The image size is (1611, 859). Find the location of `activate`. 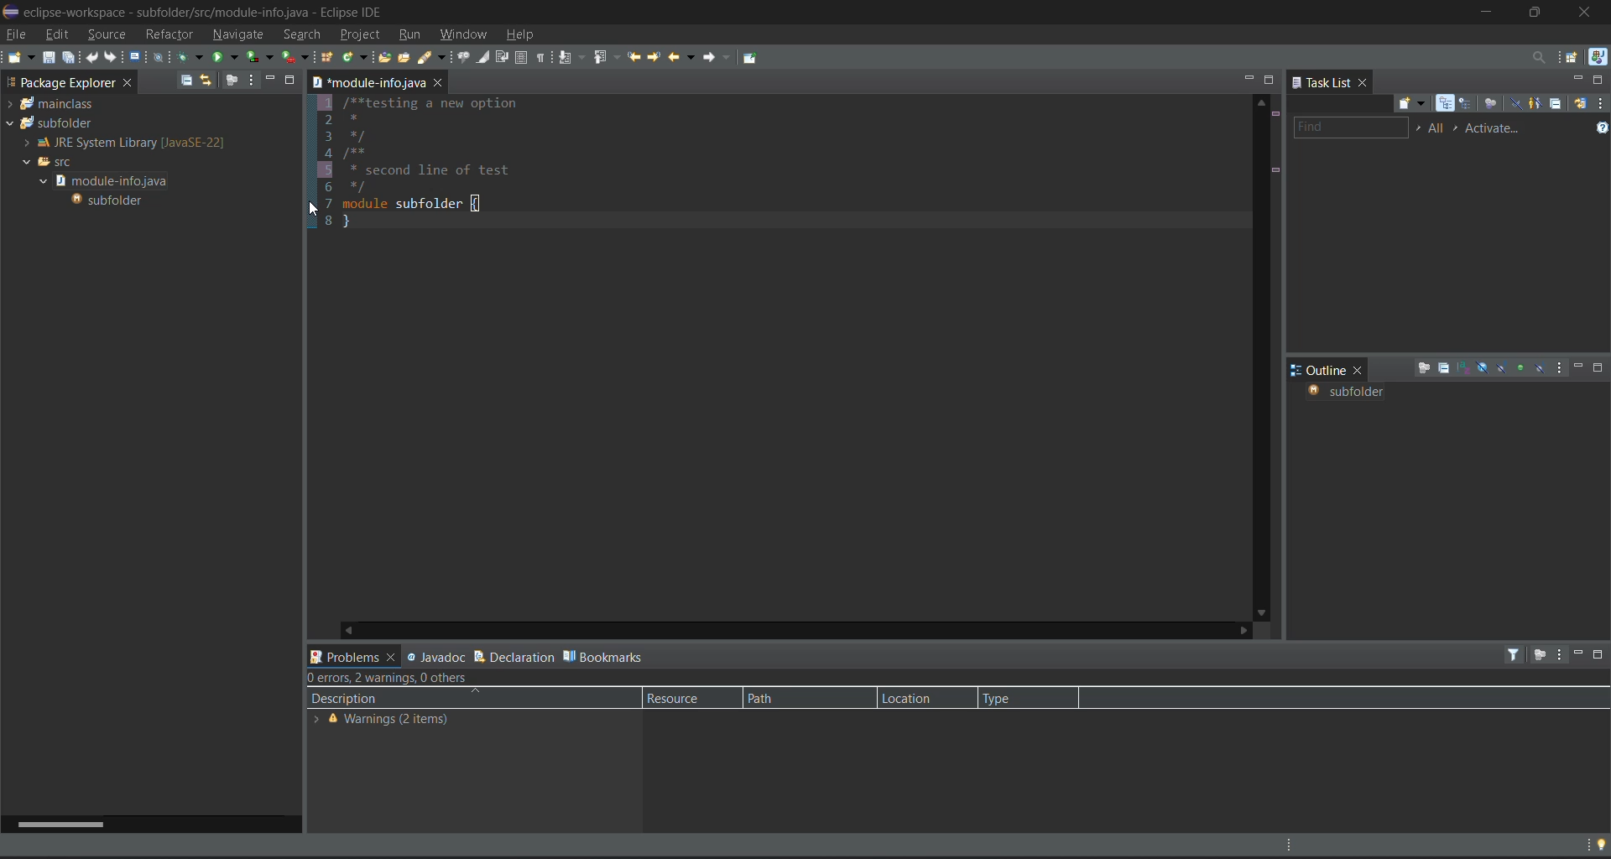

activate is located at coordinates (1499, 128).